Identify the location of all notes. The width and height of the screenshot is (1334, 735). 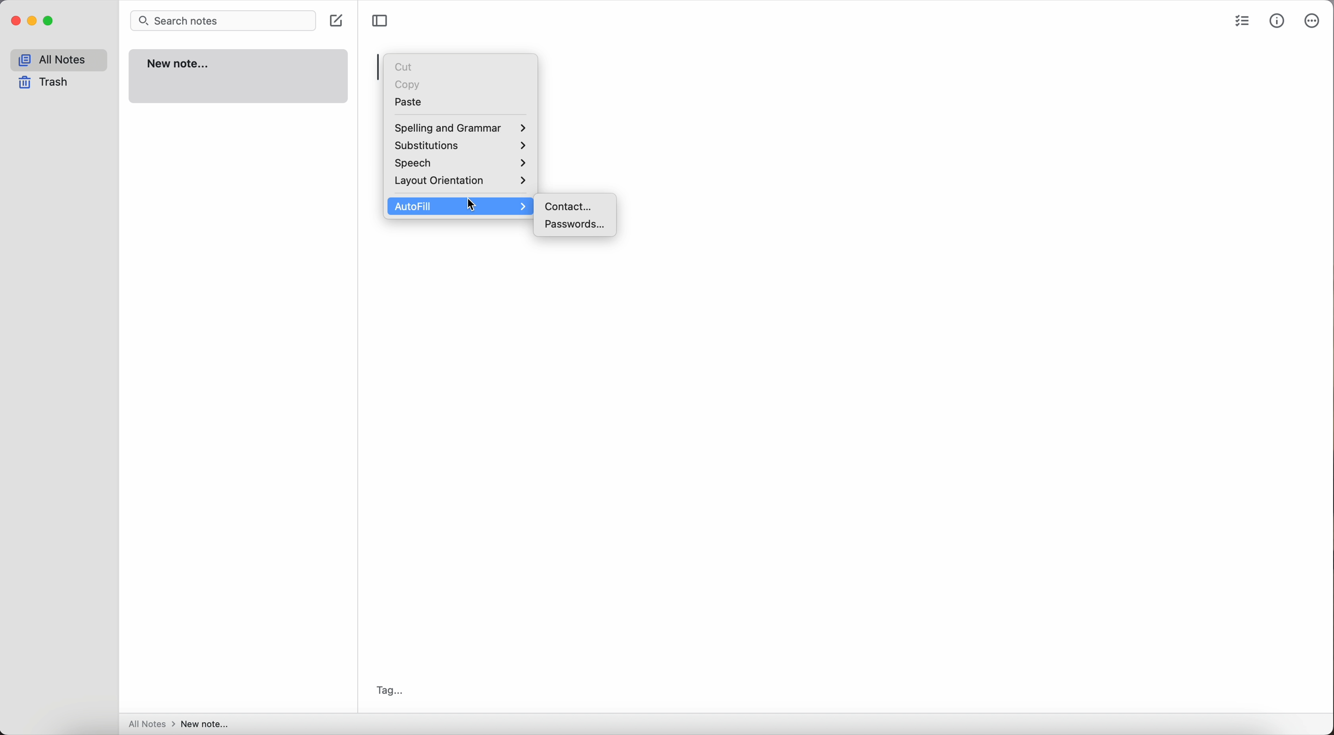
(57, 61).